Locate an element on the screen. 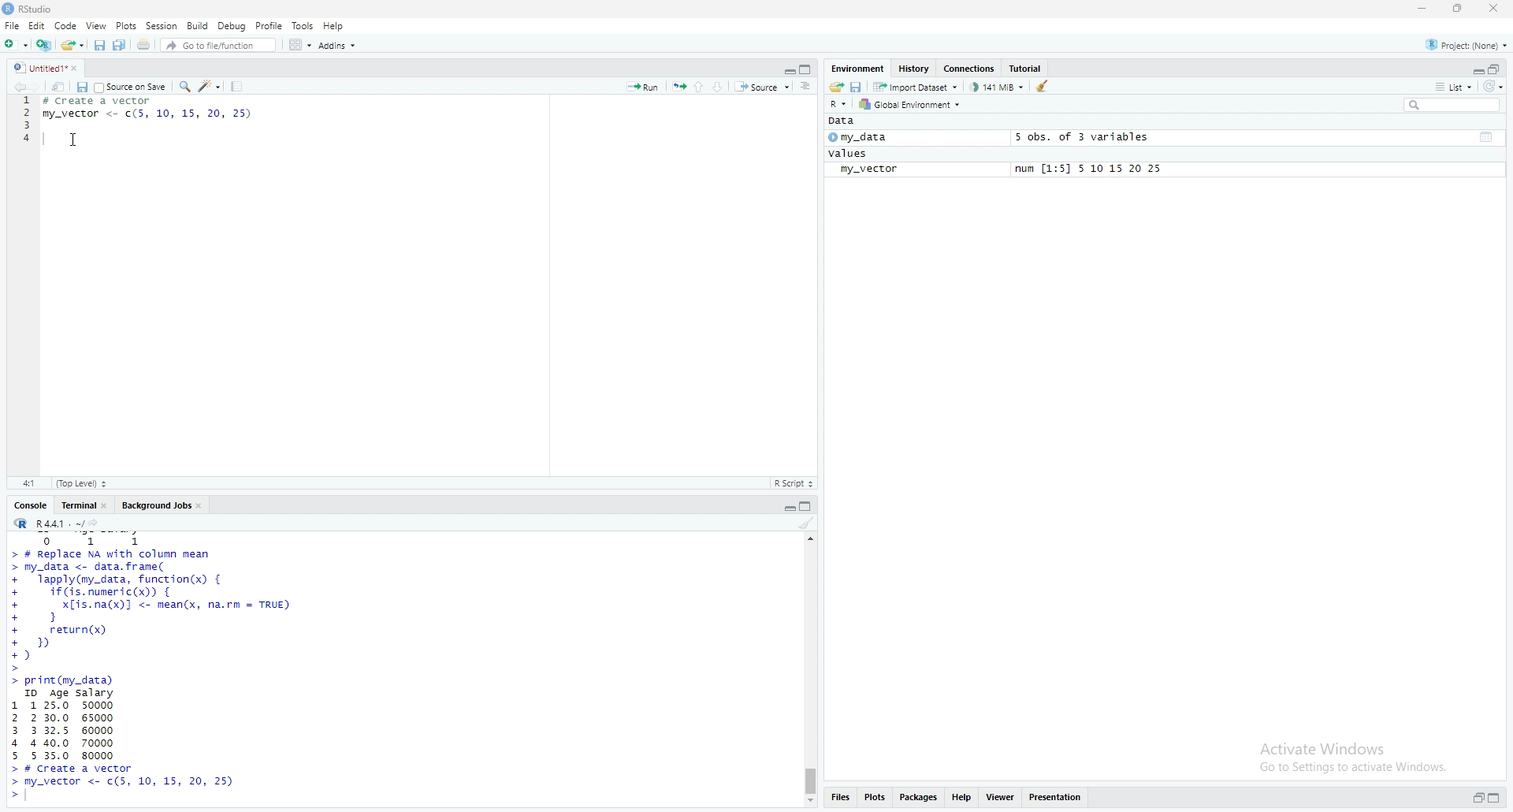 The height and width of the screenshot is (812, 1513). text curser is located at coordinates (31, 796).